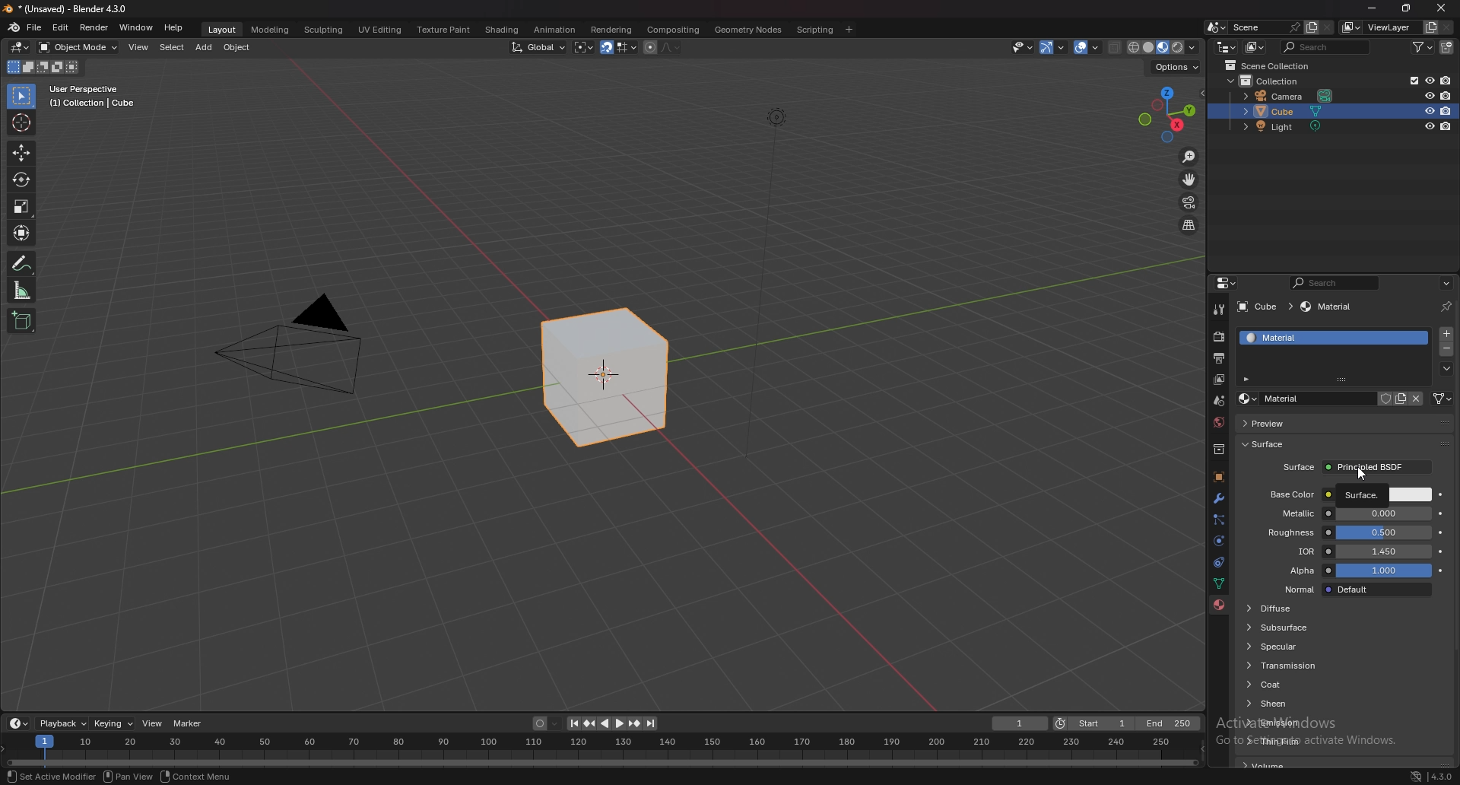  What do you see at coordinates (816, 29) in the screenshot?
I see `scripting` at bounding box center [816, 29].